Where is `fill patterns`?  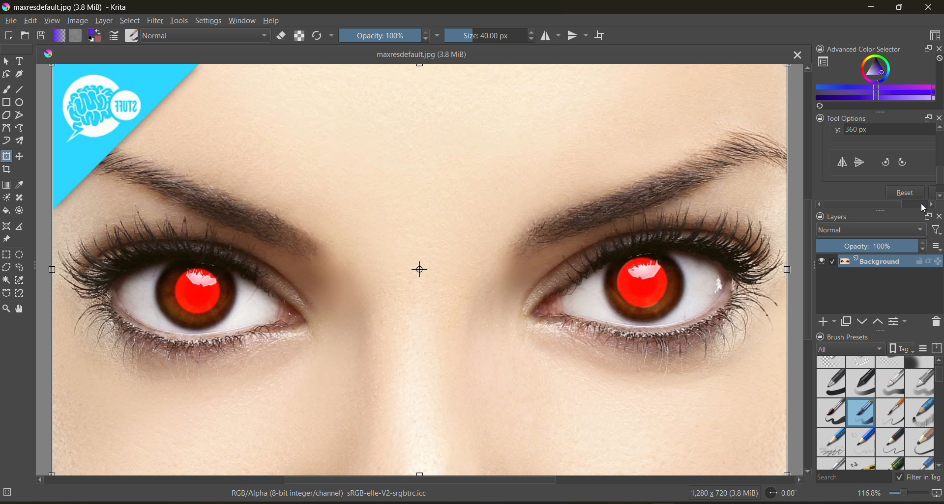
fill patterns is located at coordinates (77, 36).